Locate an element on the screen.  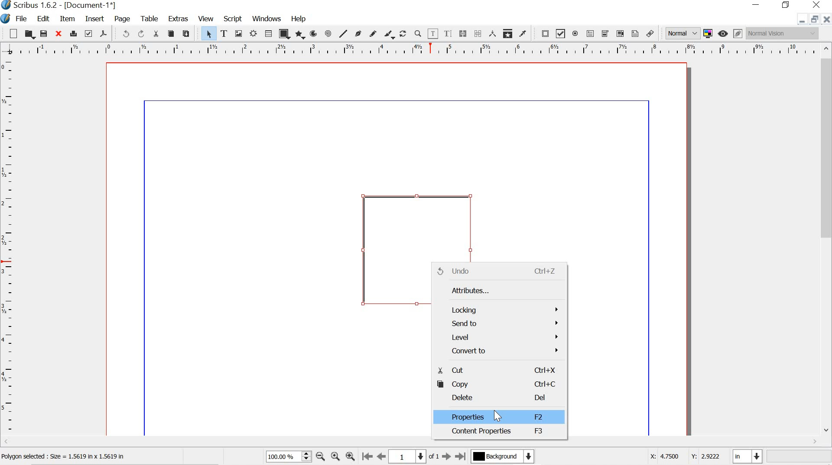
item is located at coordinates (67, 19).